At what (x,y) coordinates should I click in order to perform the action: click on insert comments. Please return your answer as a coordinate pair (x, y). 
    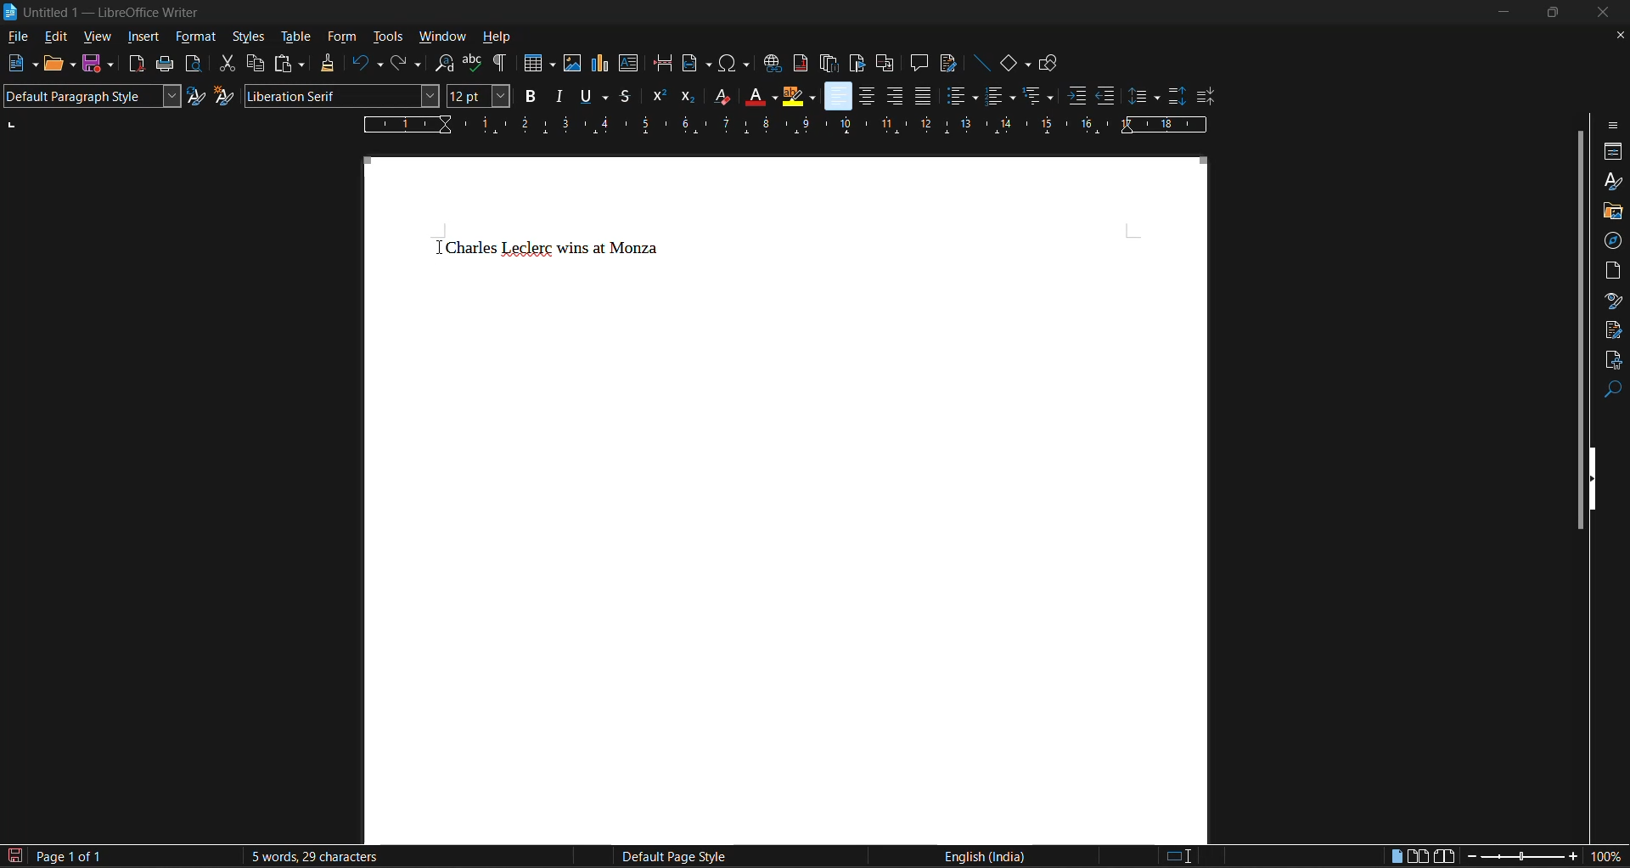
    Looking at the image, I should click on (919, 63).